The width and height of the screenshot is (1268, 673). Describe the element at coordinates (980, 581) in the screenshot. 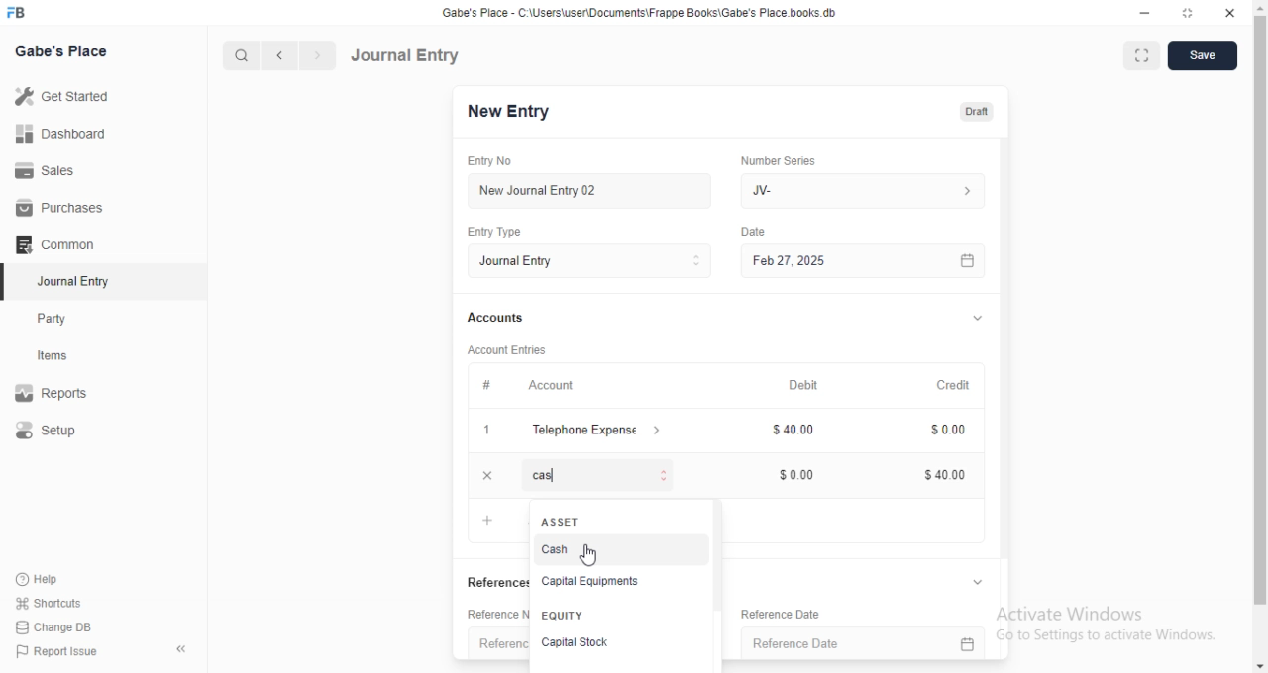

I see `Hide` at that location.